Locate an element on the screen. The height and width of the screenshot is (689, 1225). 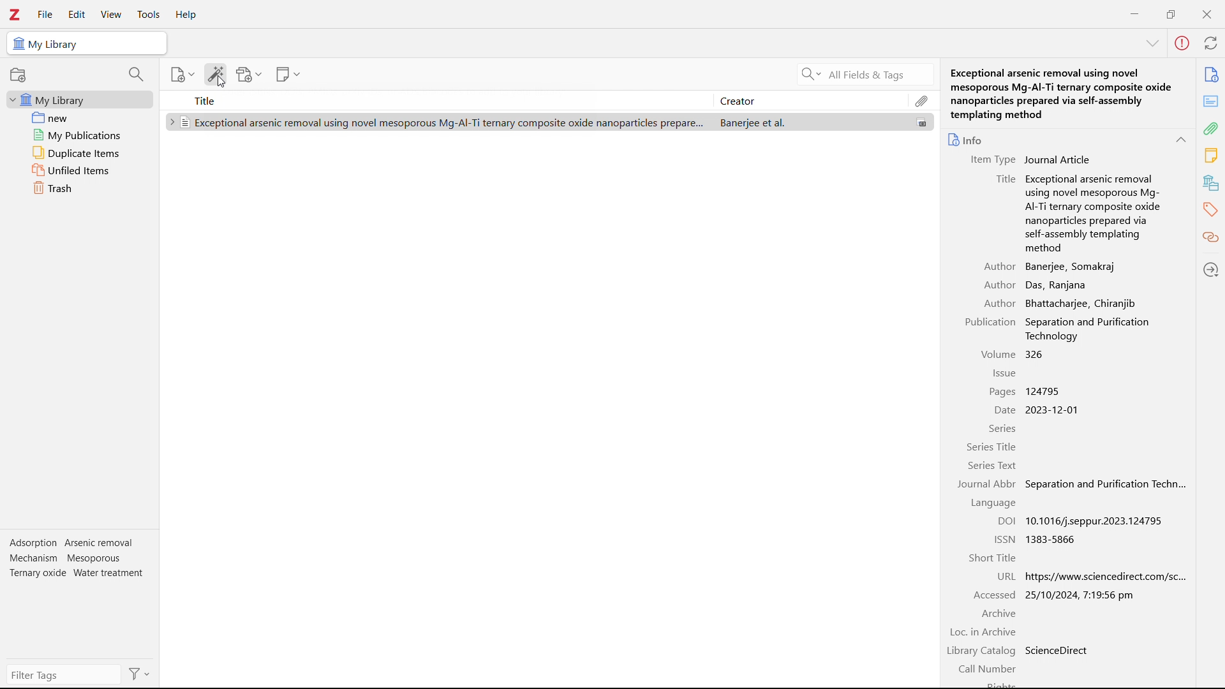
Series text is located at coordinates (992, 466).